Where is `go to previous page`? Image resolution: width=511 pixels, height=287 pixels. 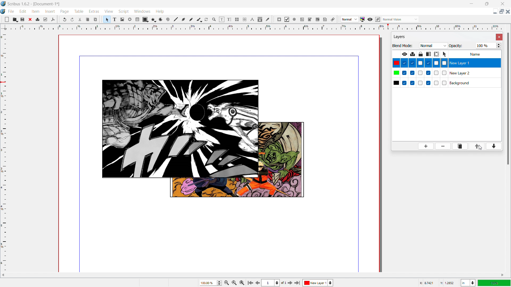 go to previous page is located at coordinates (258, 282).